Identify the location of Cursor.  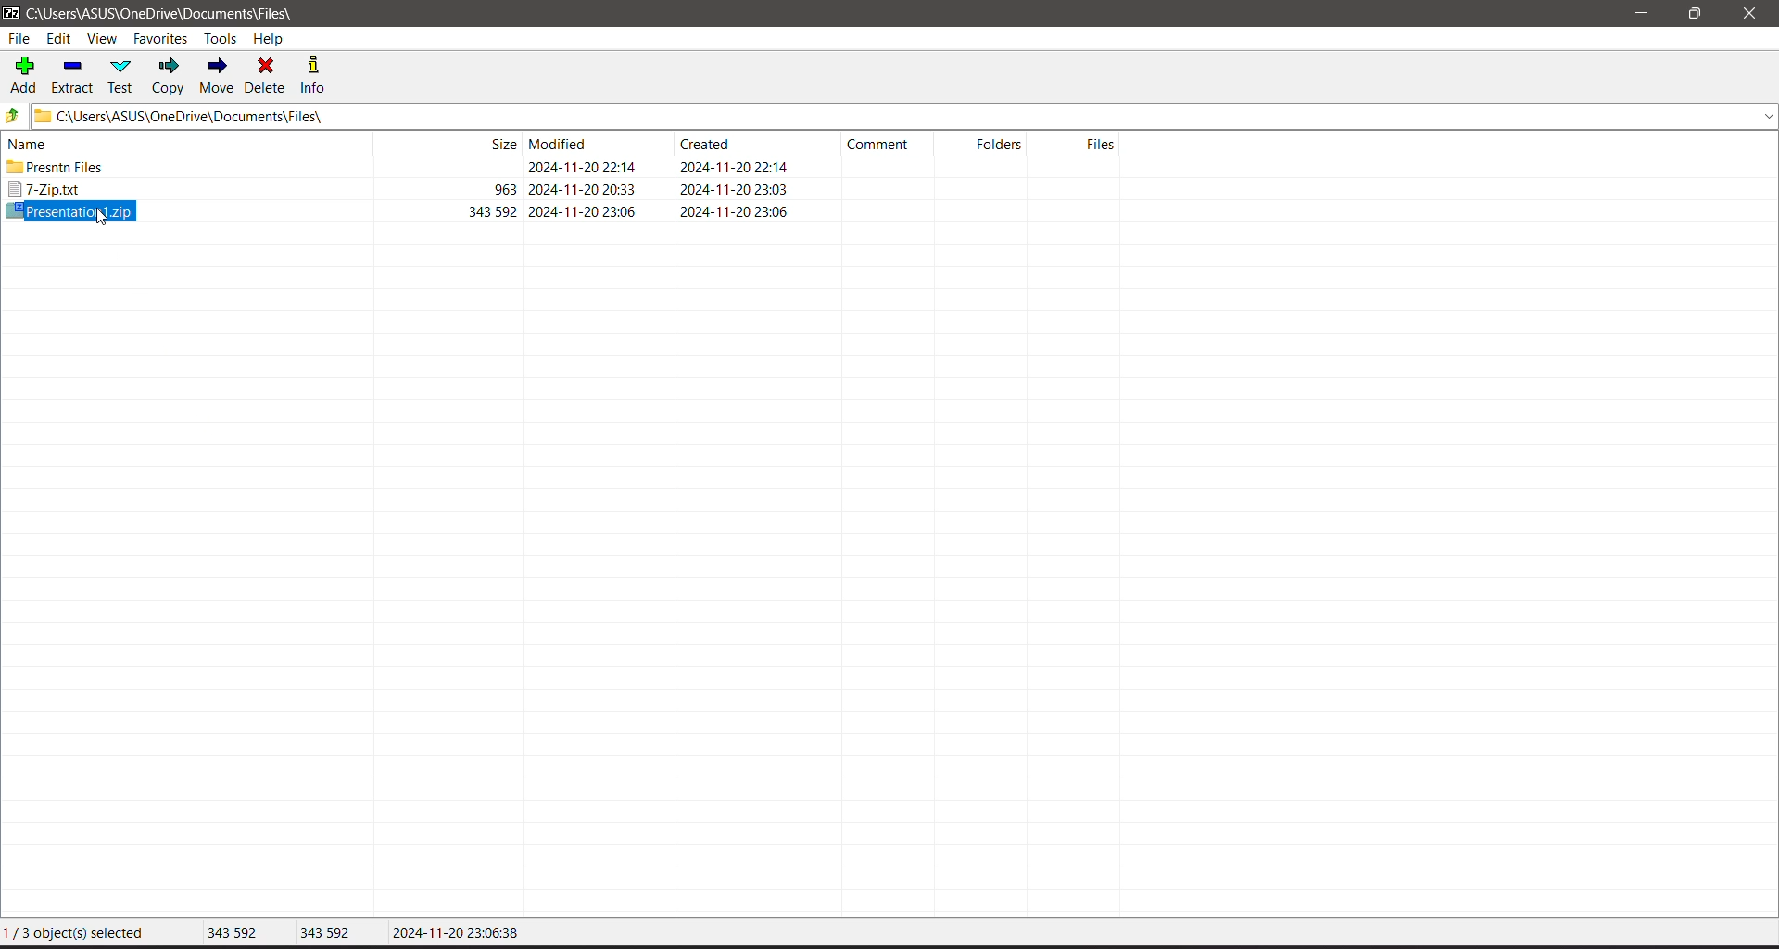
(101, 216).